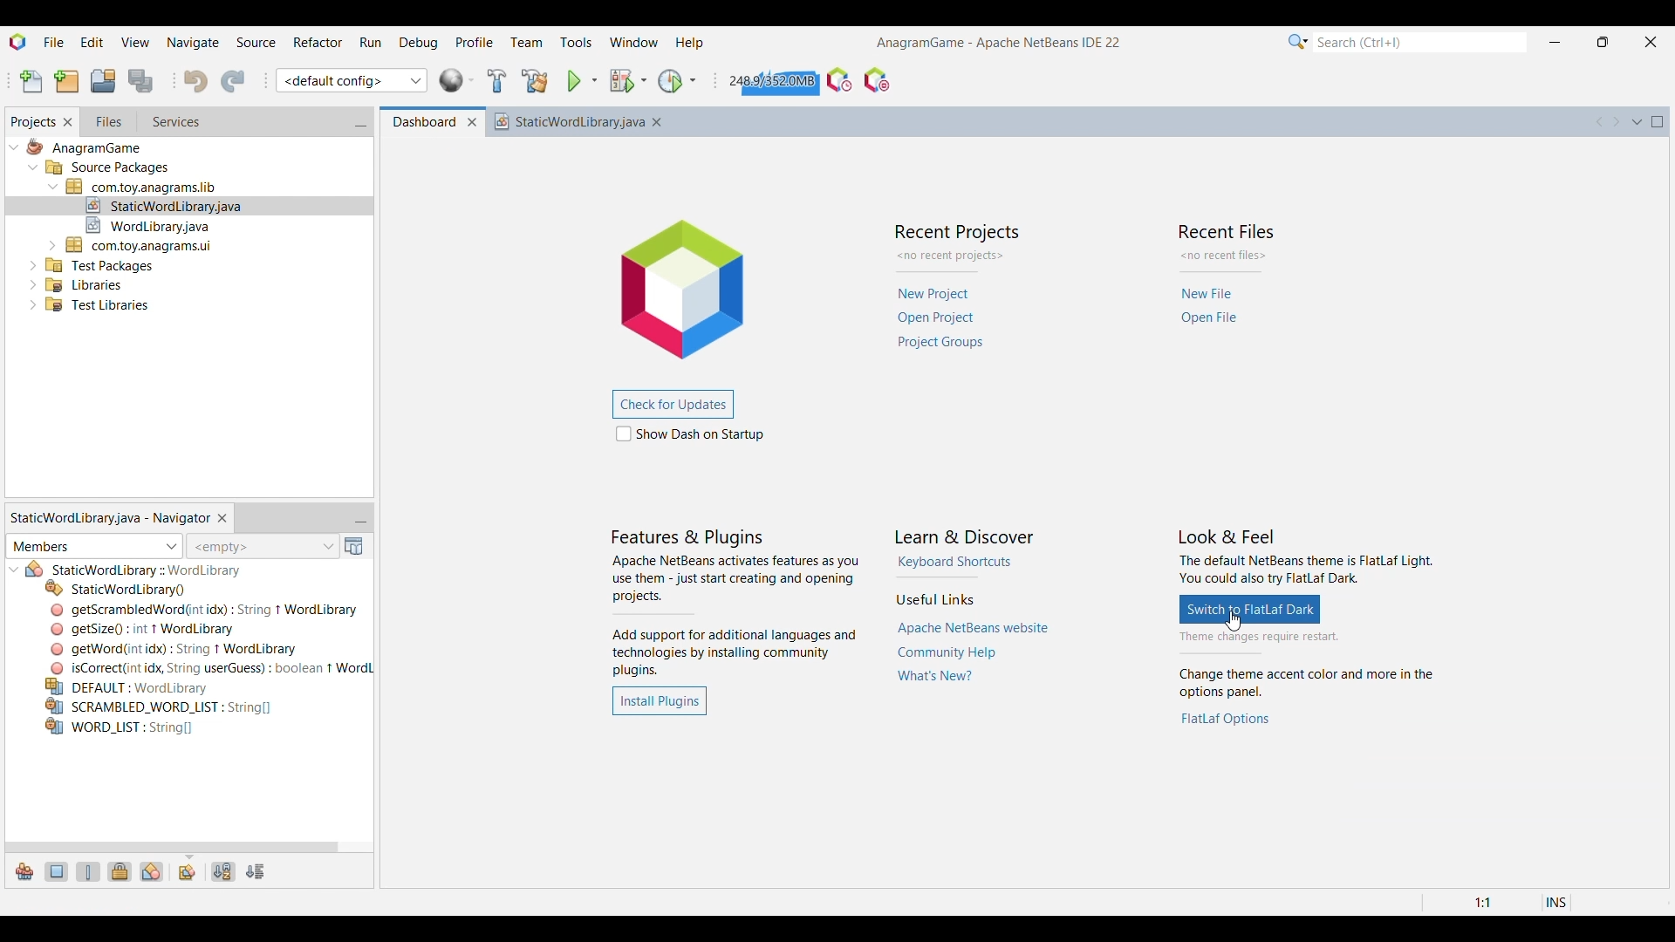  What do you see at coordinates (134, 686) in the screenshot?
I see `` at bounding box center [134, 686].